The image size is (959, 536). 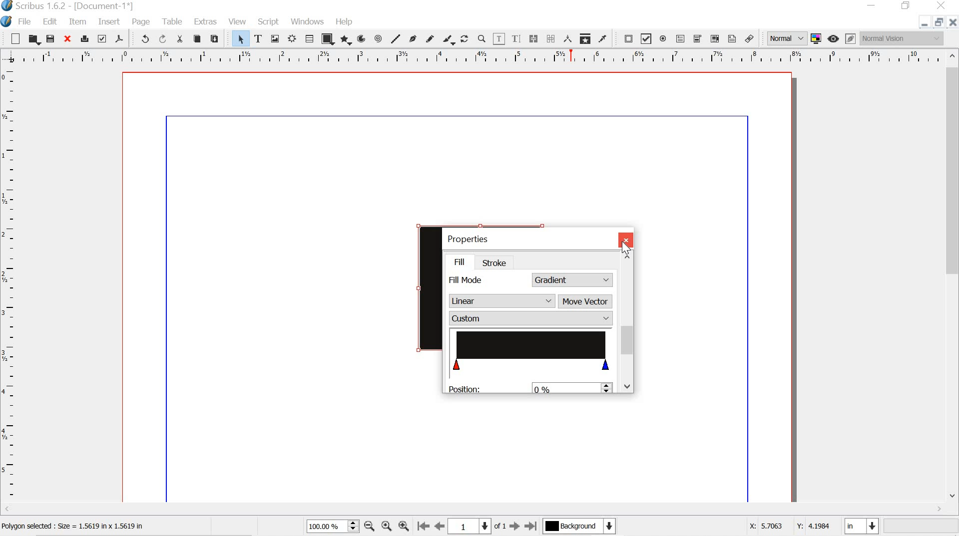 I want to click on arc, so click(x=362, y=38).